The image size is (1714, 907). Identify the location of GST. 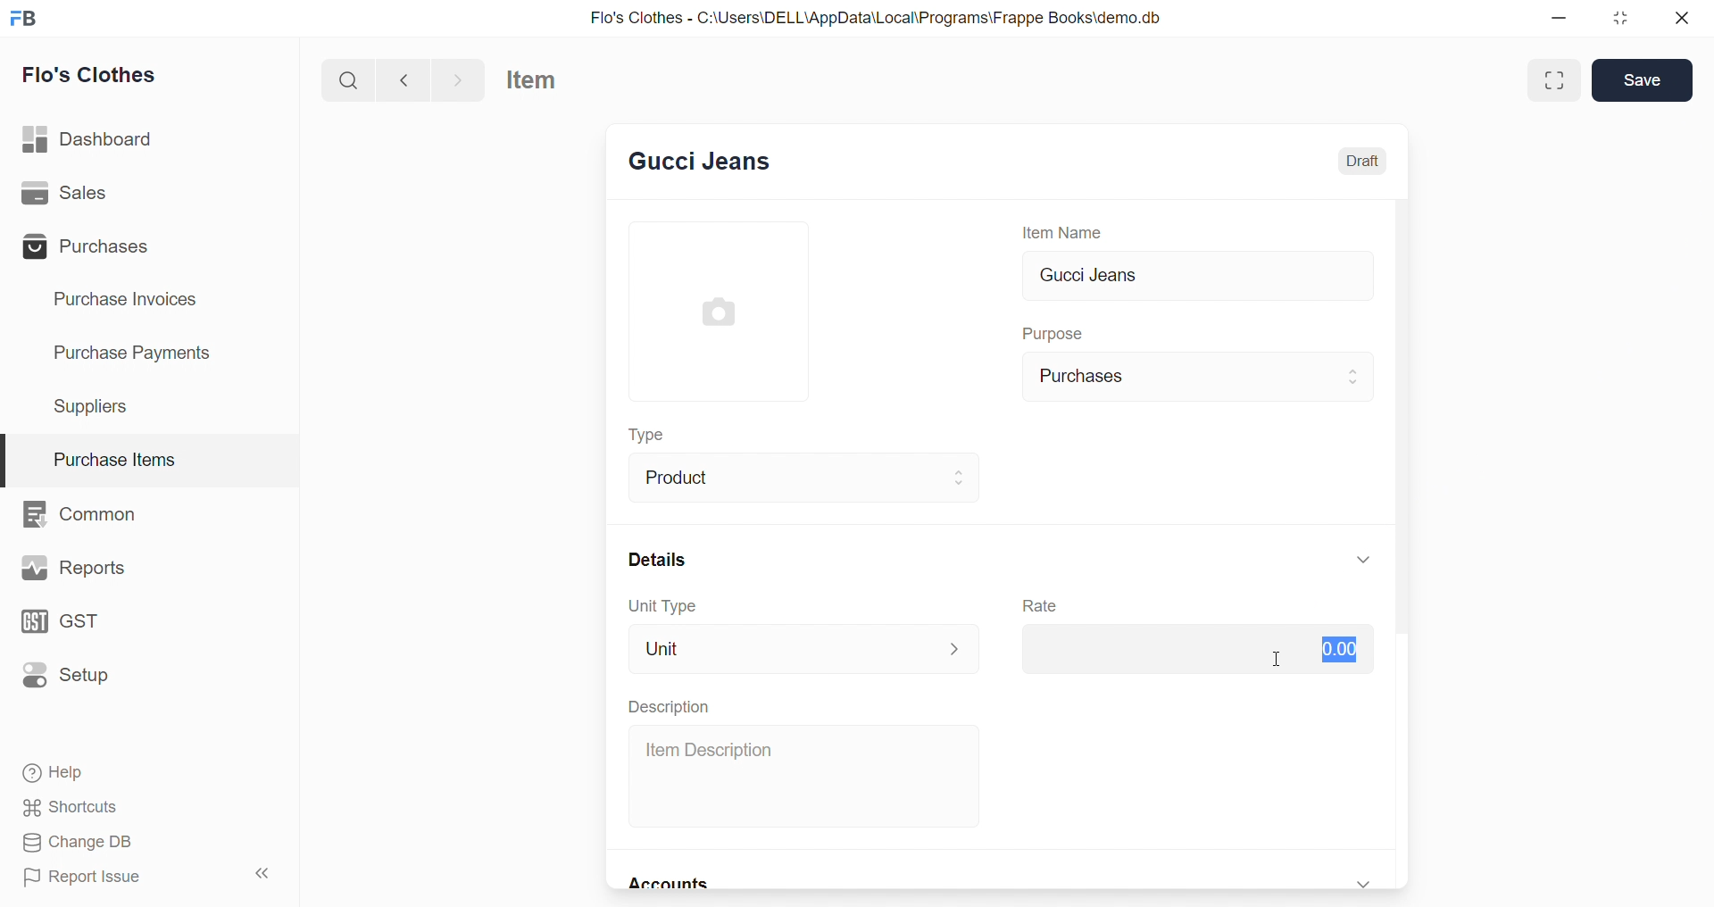
(84, 624).